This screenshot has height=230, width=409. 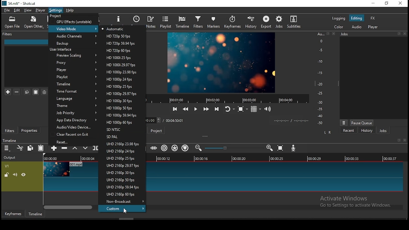 What do you see at coordinates (120, 72) in the screenshot?
I see `resolution option` at bounding box center [120, 72].